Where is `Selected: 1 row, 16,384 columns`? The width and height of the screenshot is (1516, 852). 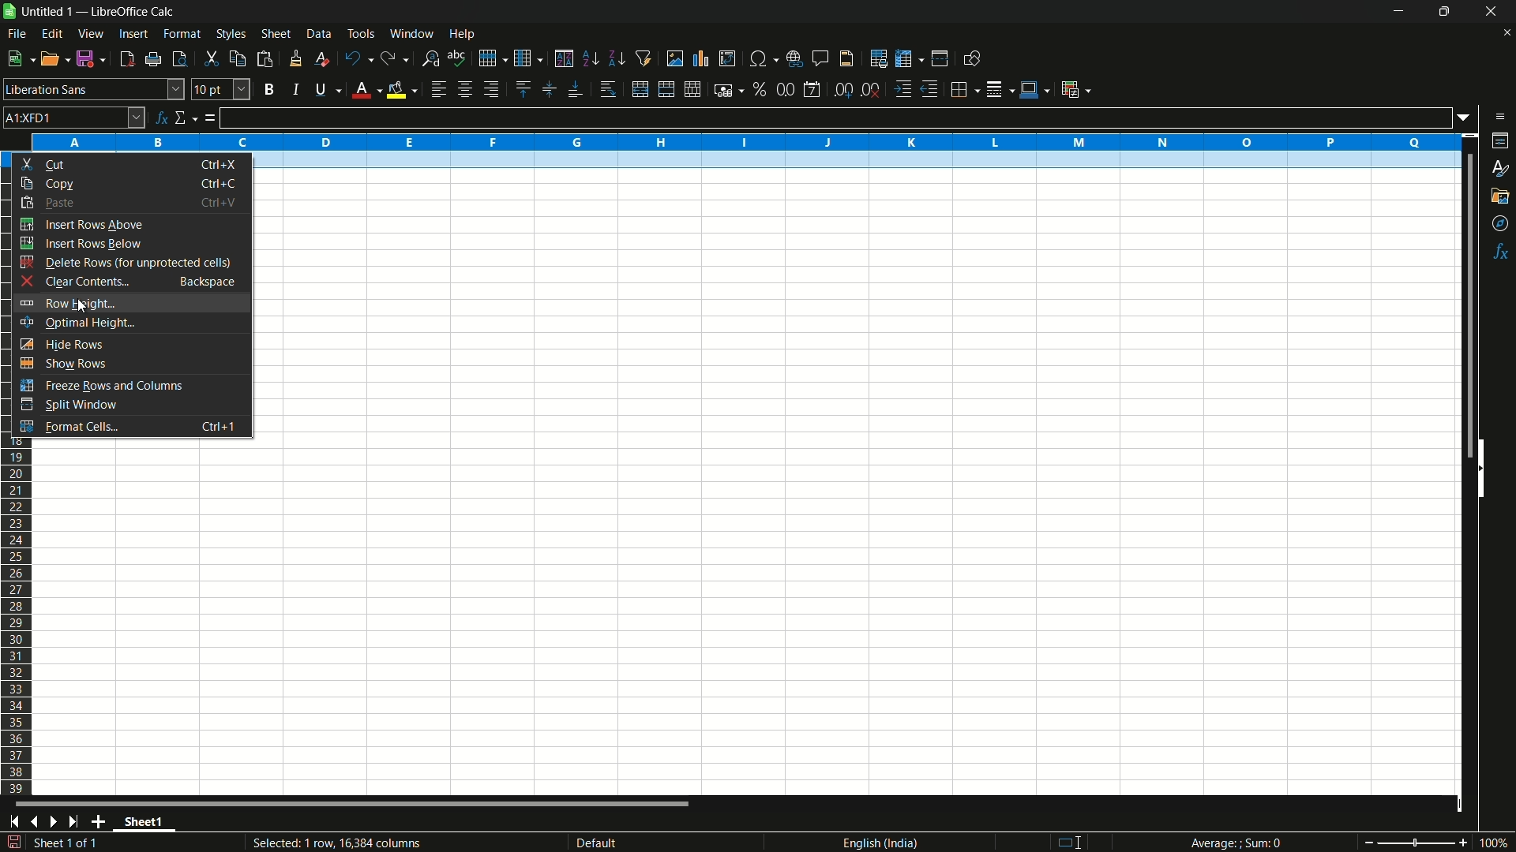
Selected: 1 row, 16,384 columns is located at coordinates (336, 840).